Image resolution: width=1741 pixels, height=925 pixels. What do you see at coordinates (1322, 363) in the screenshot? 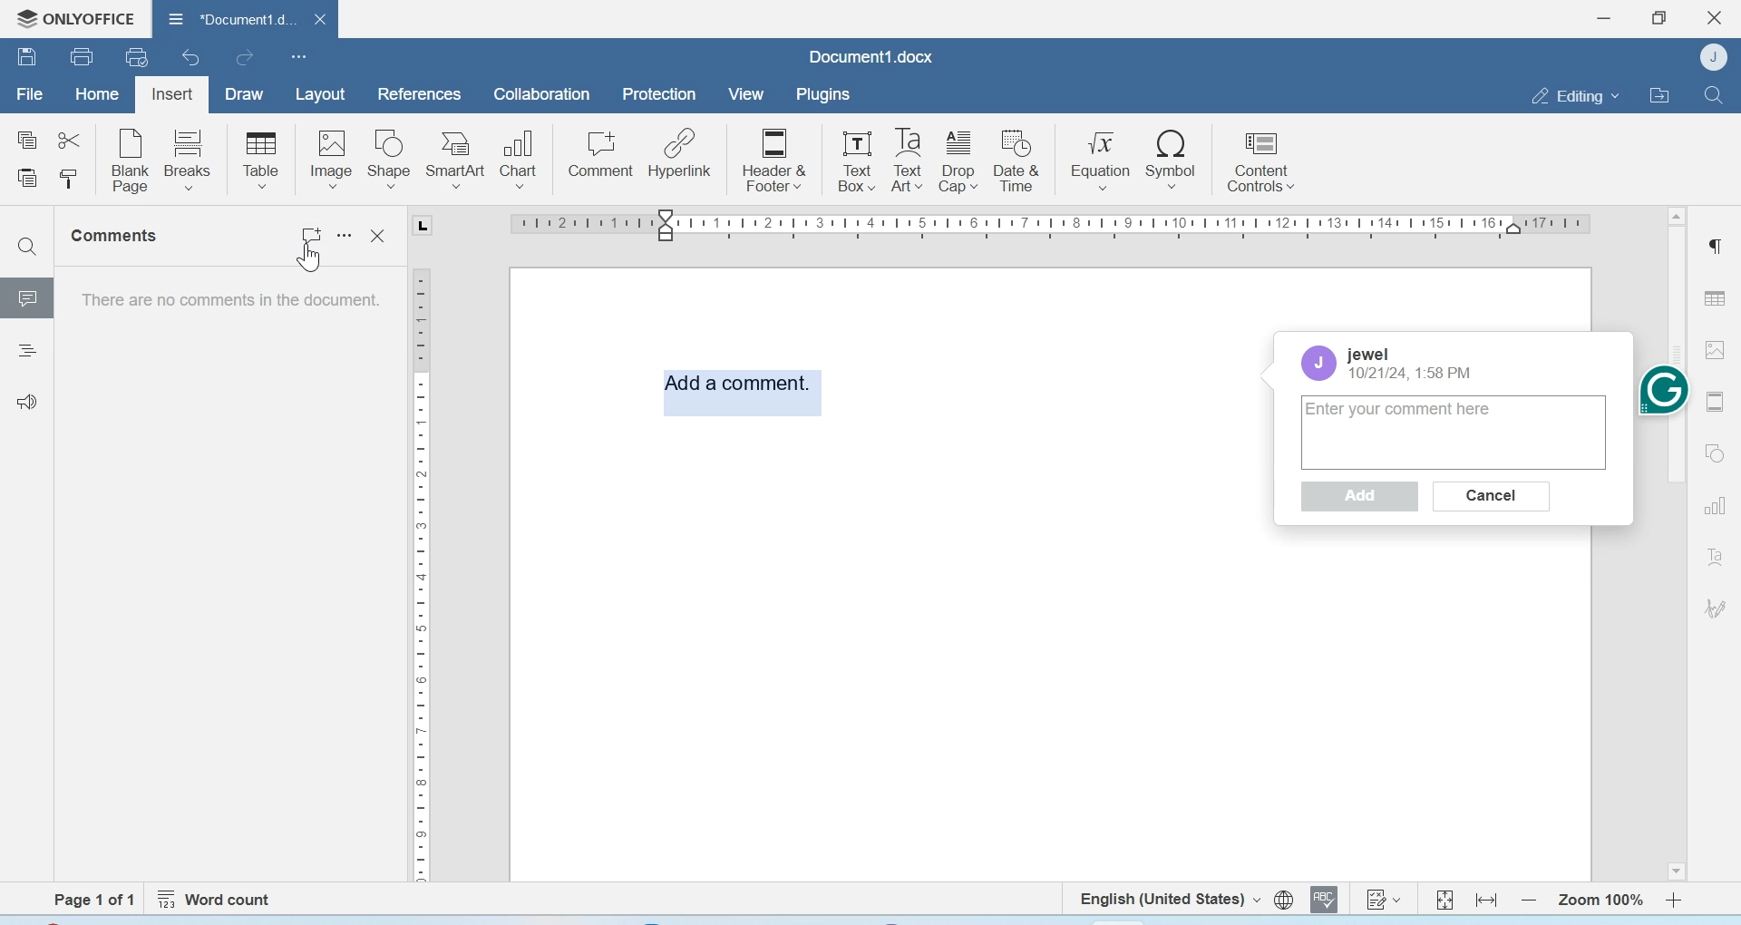
I see `Account` at bounding box center [1322, 363].